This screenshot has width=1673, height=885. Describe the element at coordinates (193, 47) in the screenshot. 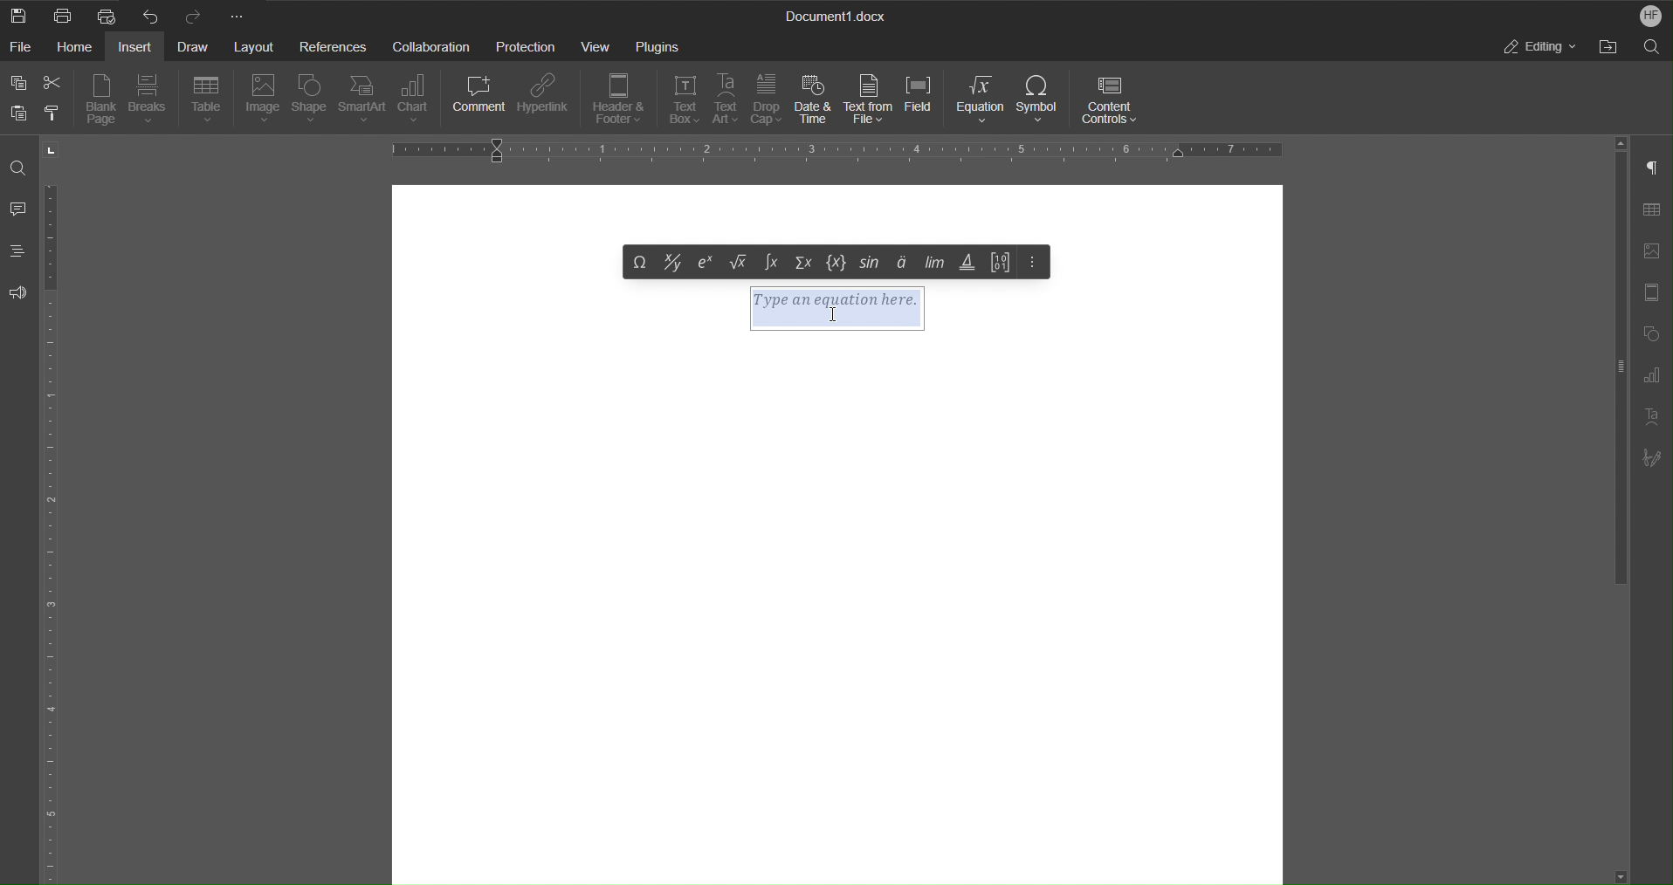

I see `Draw` at that location.